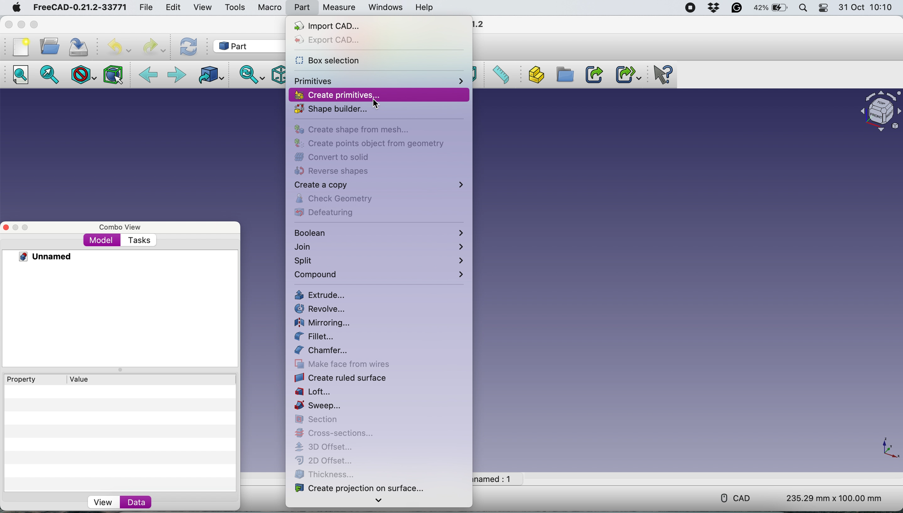 This screenshot has height=513, width=903. Describe the element at coordinates (329, 447) in the screenshot. I see `3d offset` at that location.